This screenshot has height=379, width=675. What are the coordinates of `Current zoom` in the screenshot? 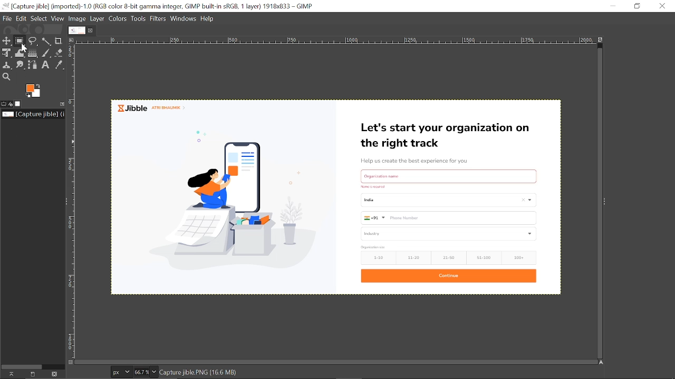 It's located at (140, 372).